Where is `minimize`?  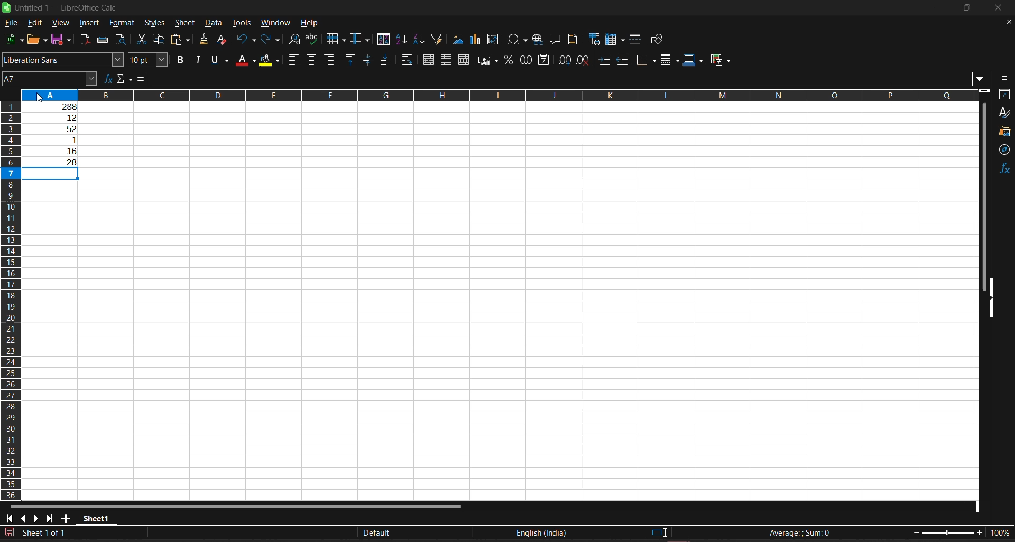
minimize is located at coordinates (938, 7).